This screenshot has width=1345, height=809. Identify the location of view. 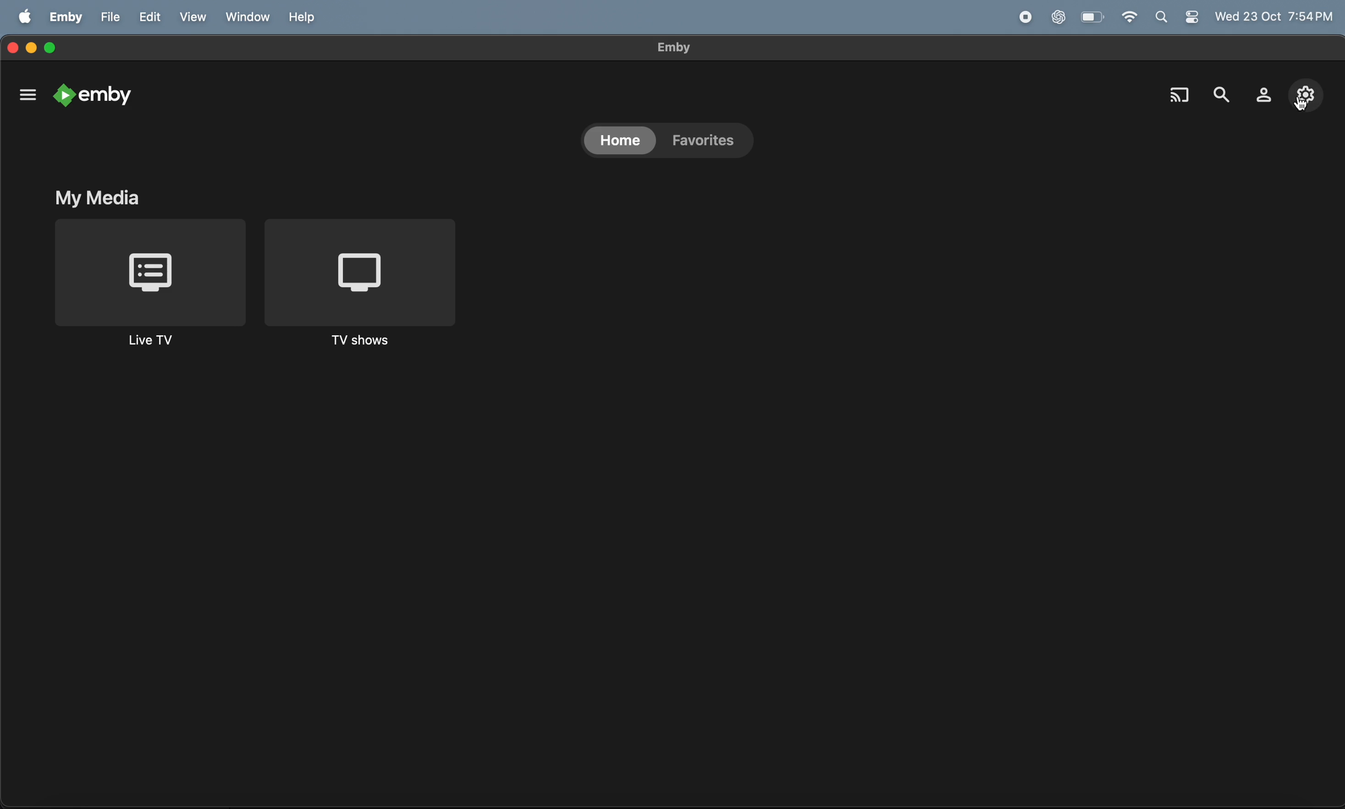
(197, 16).